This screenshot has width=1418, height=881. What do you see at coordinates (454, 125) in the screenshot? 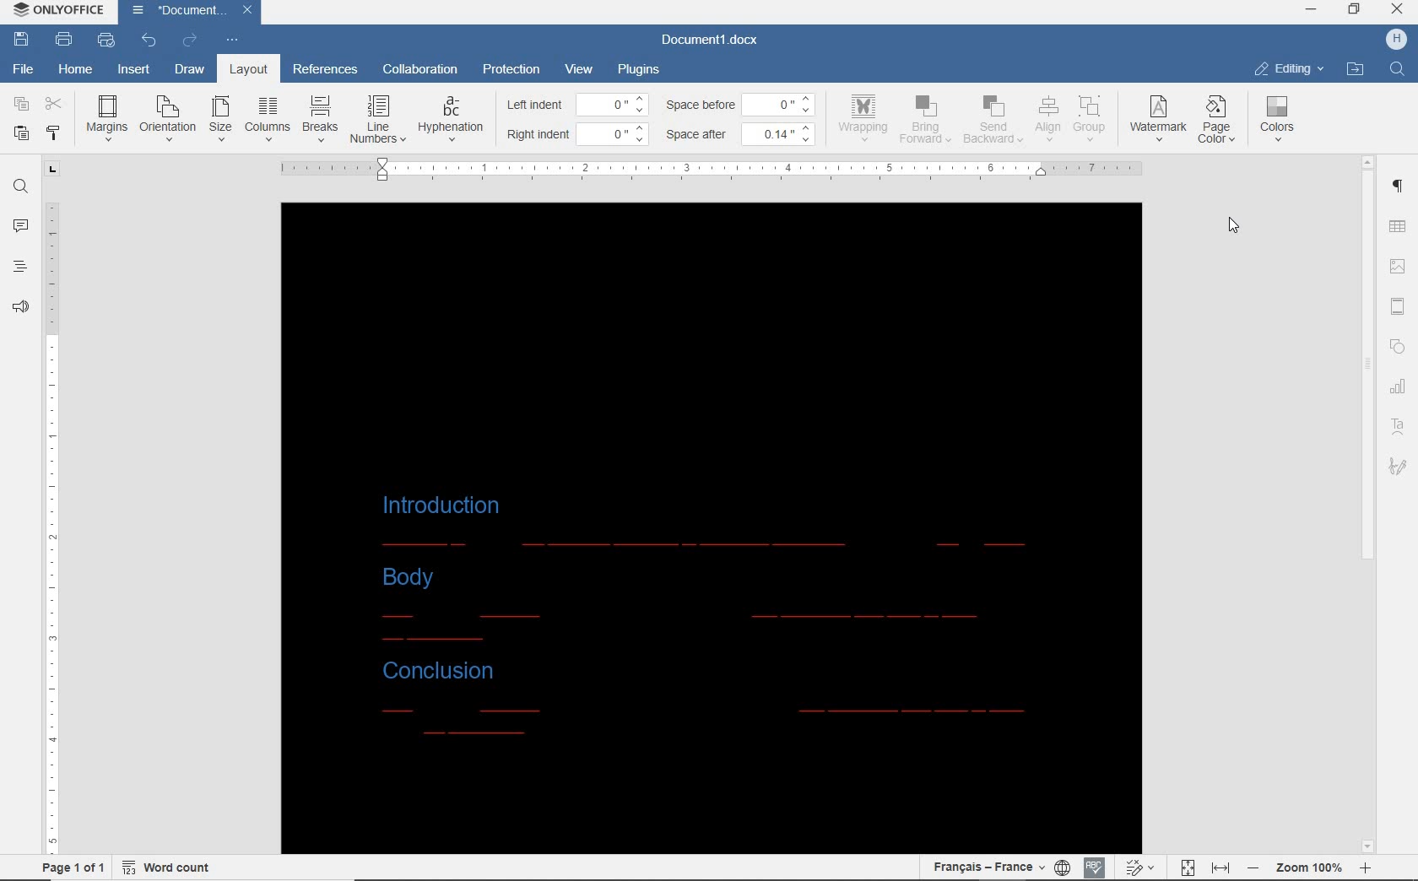
I see `hyphenation` at bounding box center [454, 125].